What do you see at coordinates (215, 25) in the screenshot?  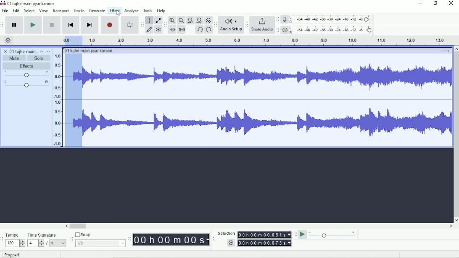 I see `Audacity audio setup toolbar` at bounding box center [215, 25].